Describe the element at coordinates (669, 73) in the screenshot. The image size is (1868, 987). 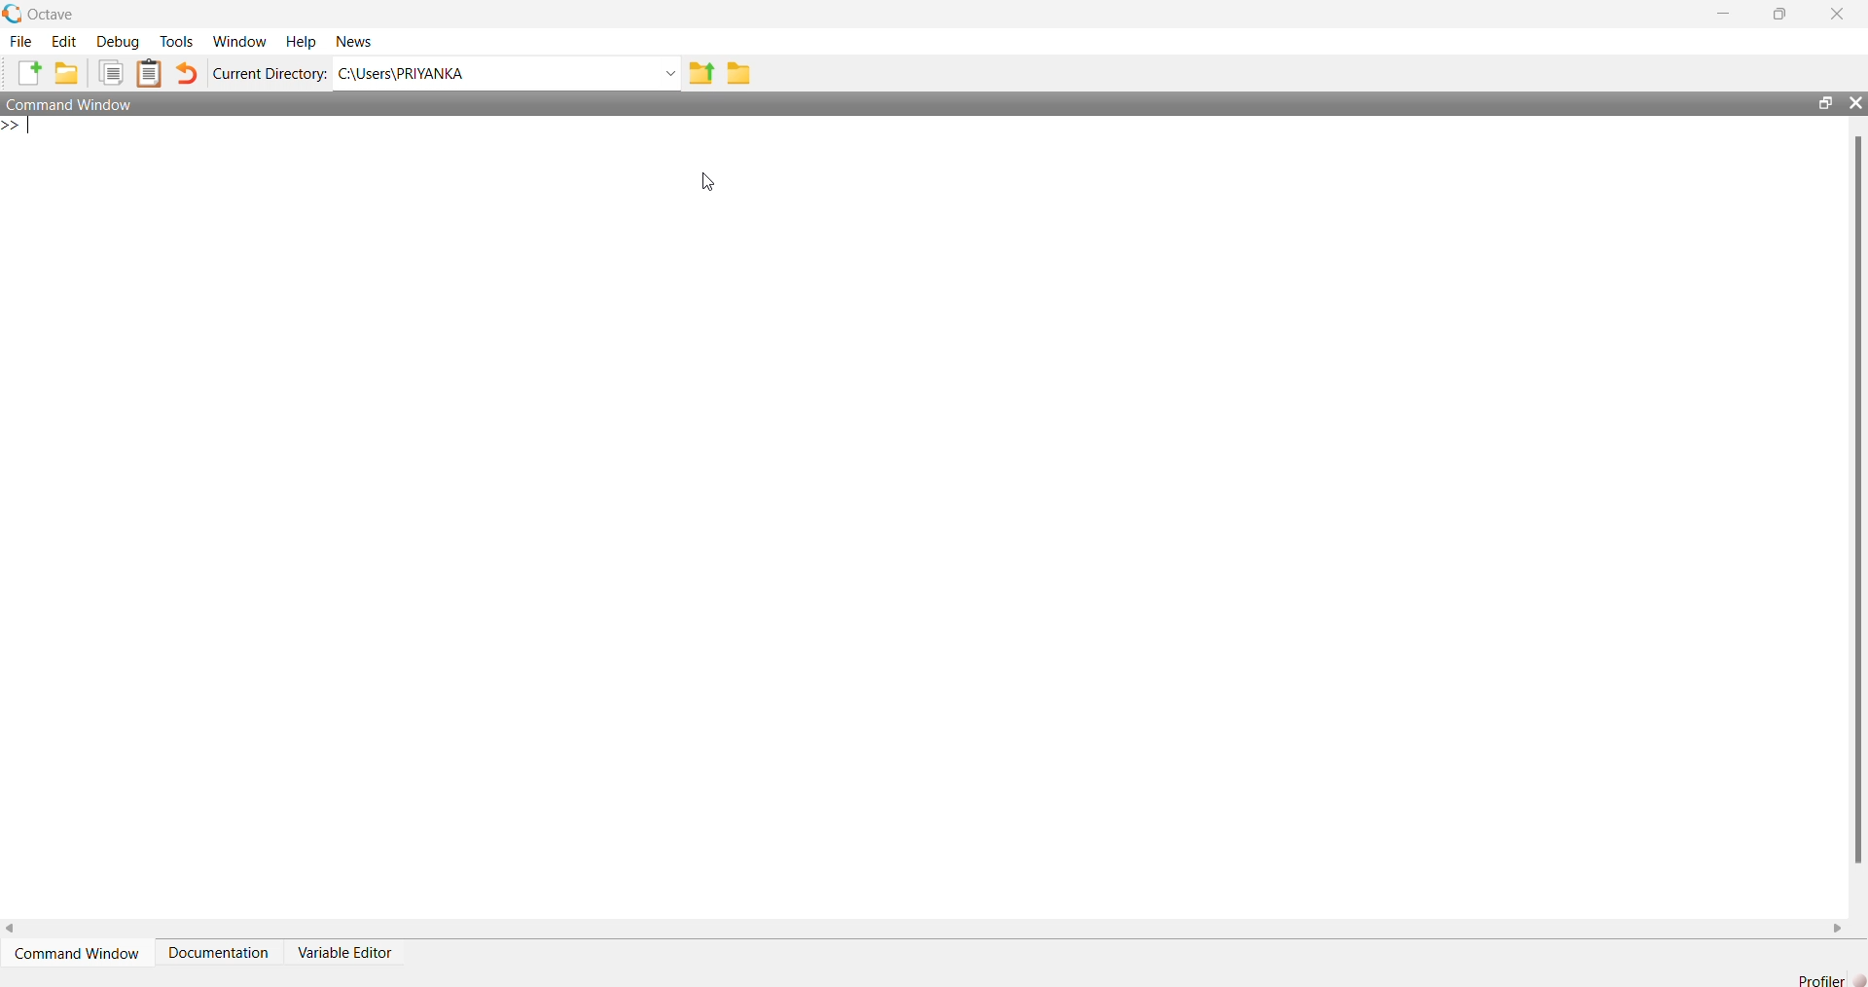
I see `Enter directory name` at that location.